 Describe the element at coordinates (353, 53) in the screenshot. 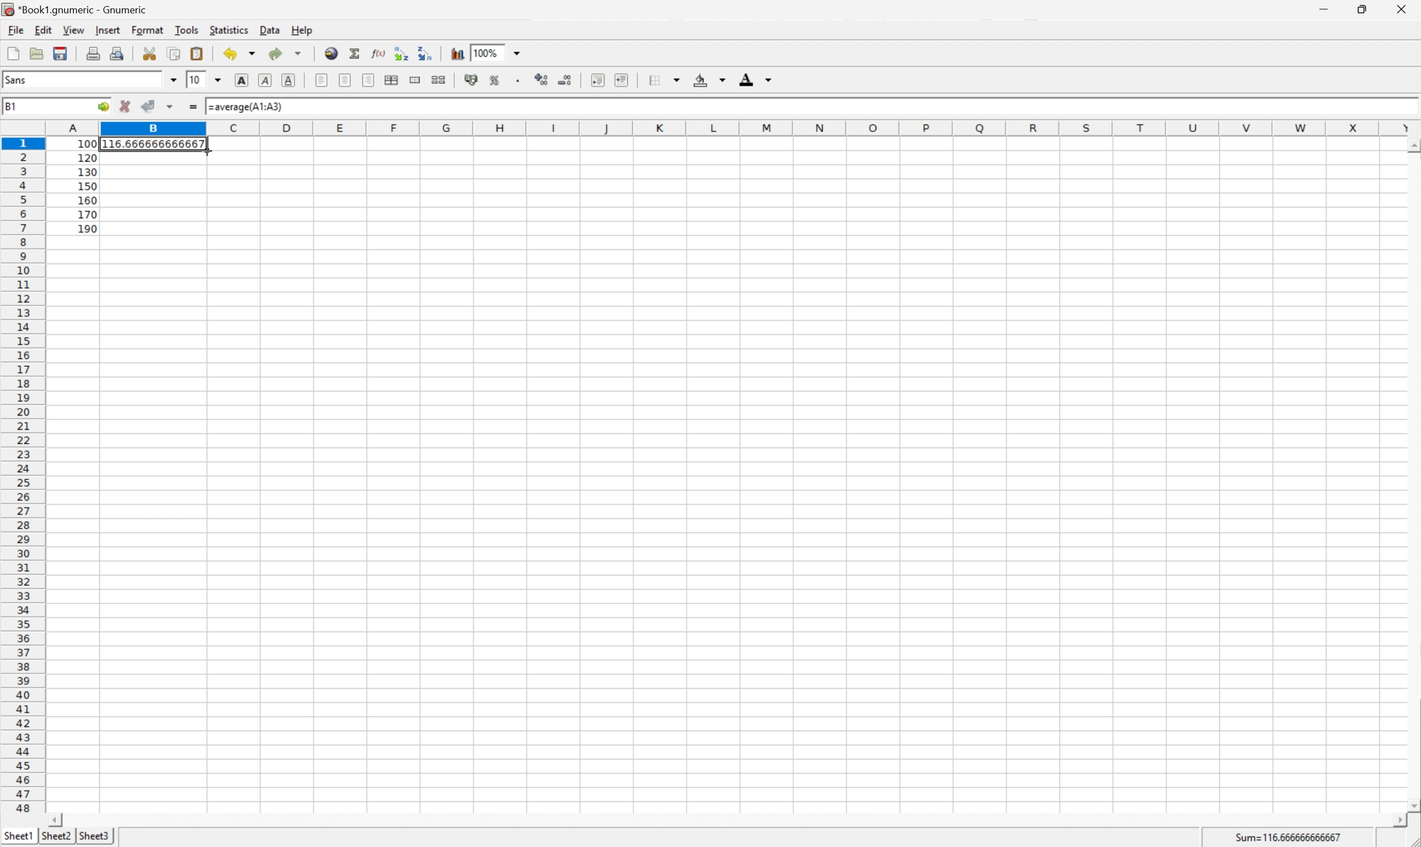

I see `Sum into current cell` at that location.